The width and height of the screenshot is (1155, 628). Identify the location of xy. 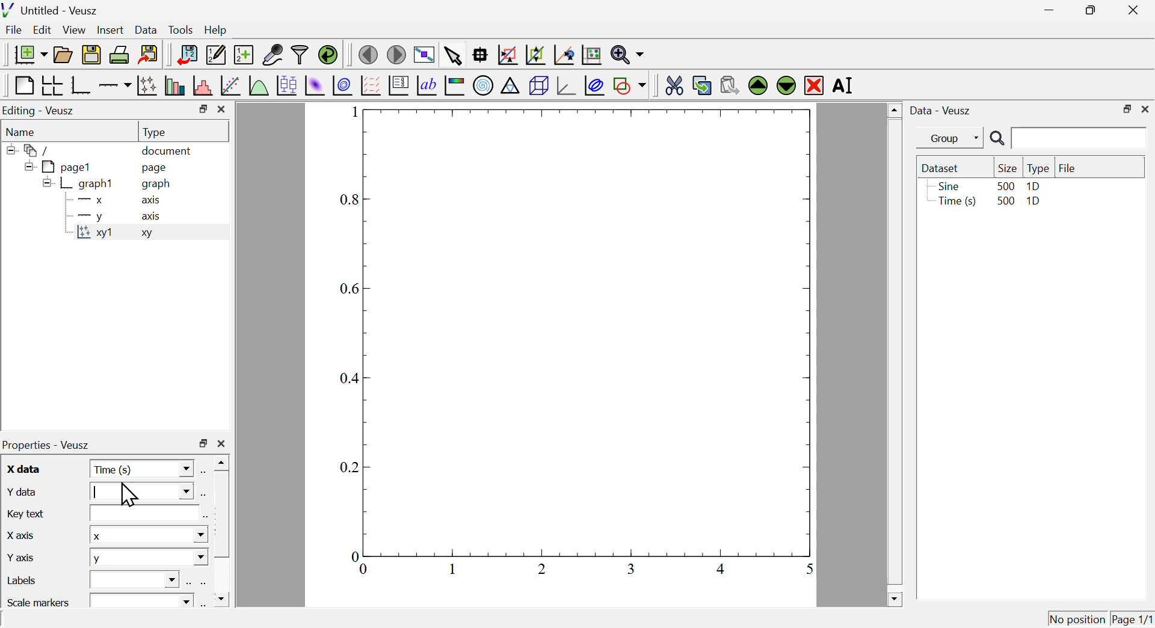
(150, 236).